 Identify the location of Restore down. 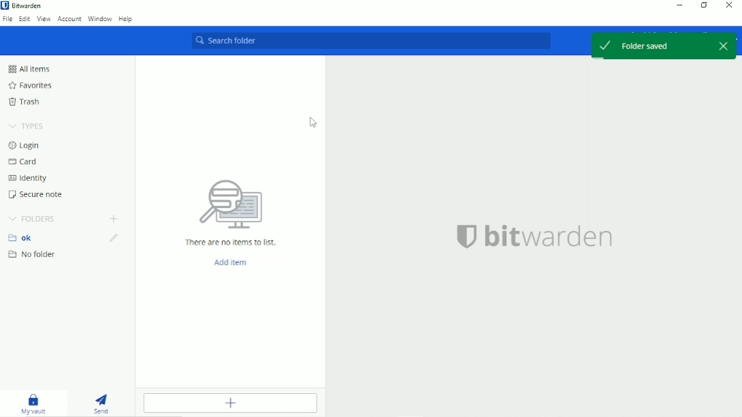
(703, 6).